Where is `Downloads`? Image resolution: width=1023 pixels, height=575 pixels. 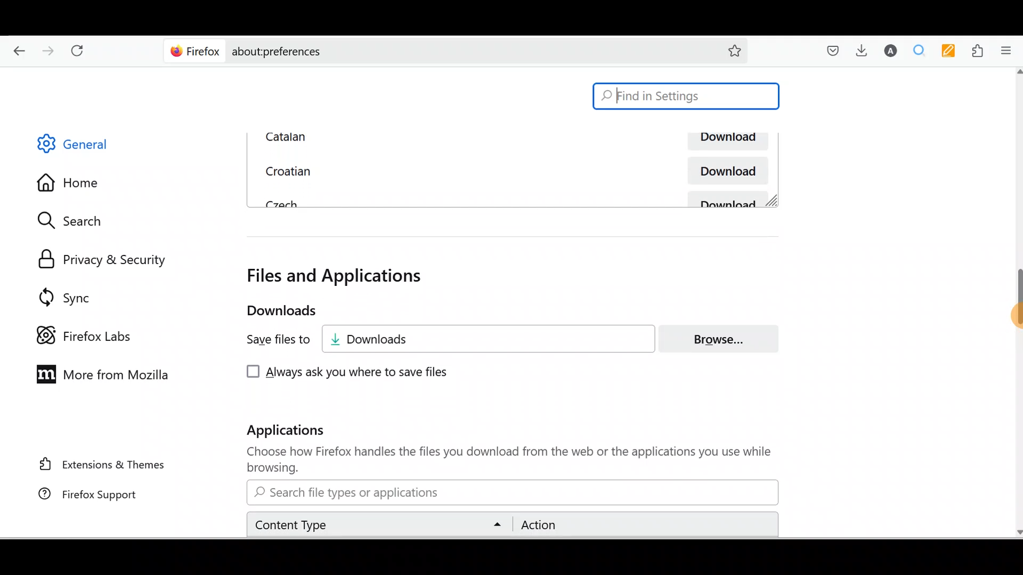
Downloads is located at coordinates (271, 311).